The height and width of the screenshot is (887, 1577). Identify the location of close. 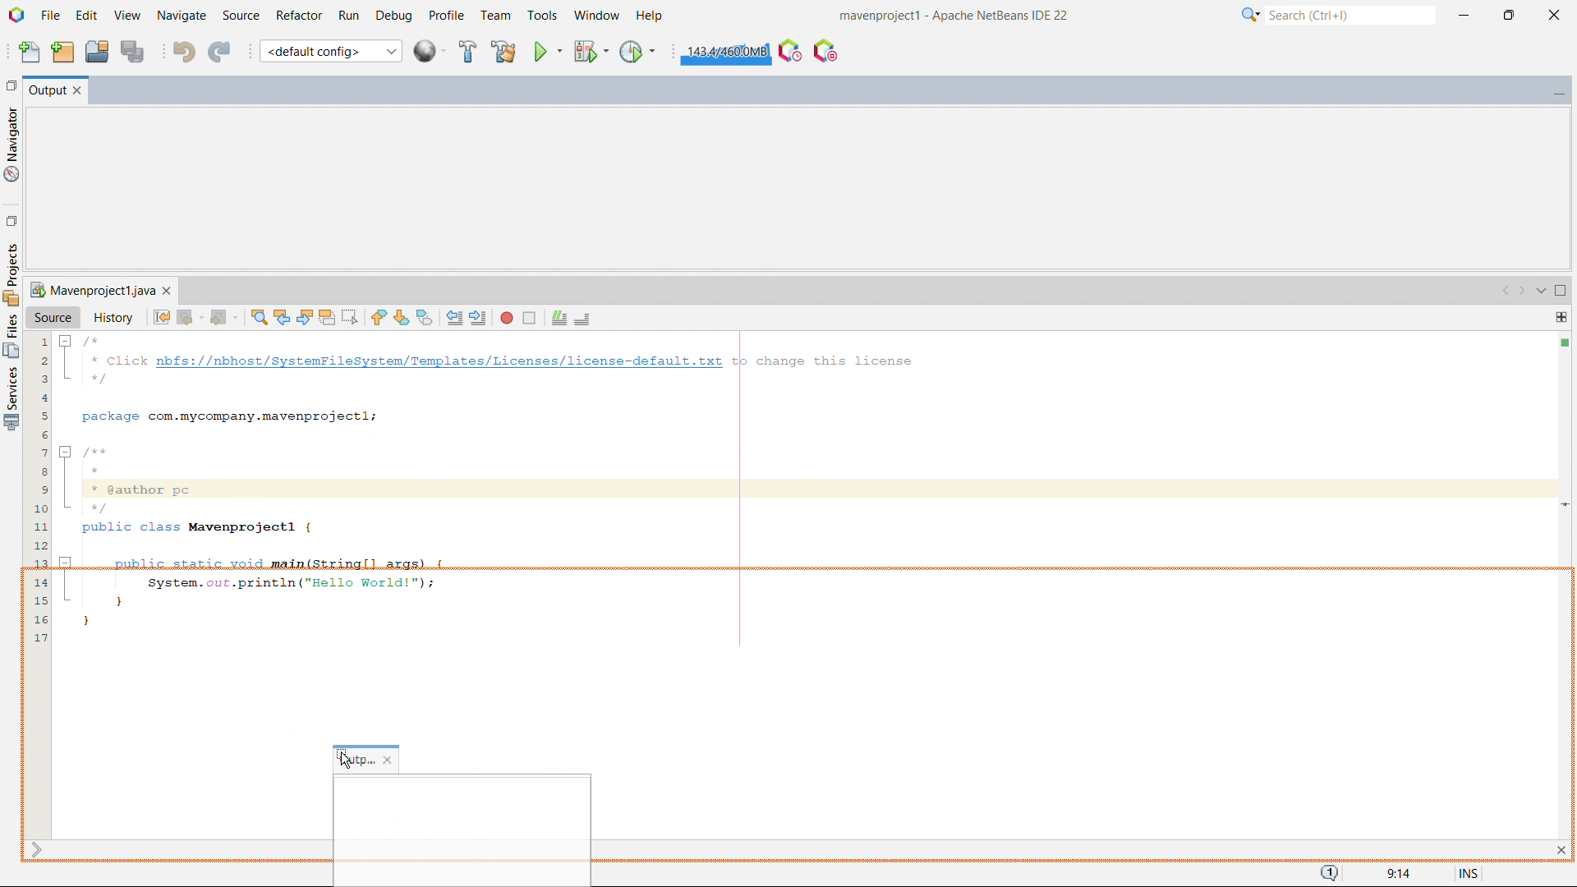
(1556, 16).